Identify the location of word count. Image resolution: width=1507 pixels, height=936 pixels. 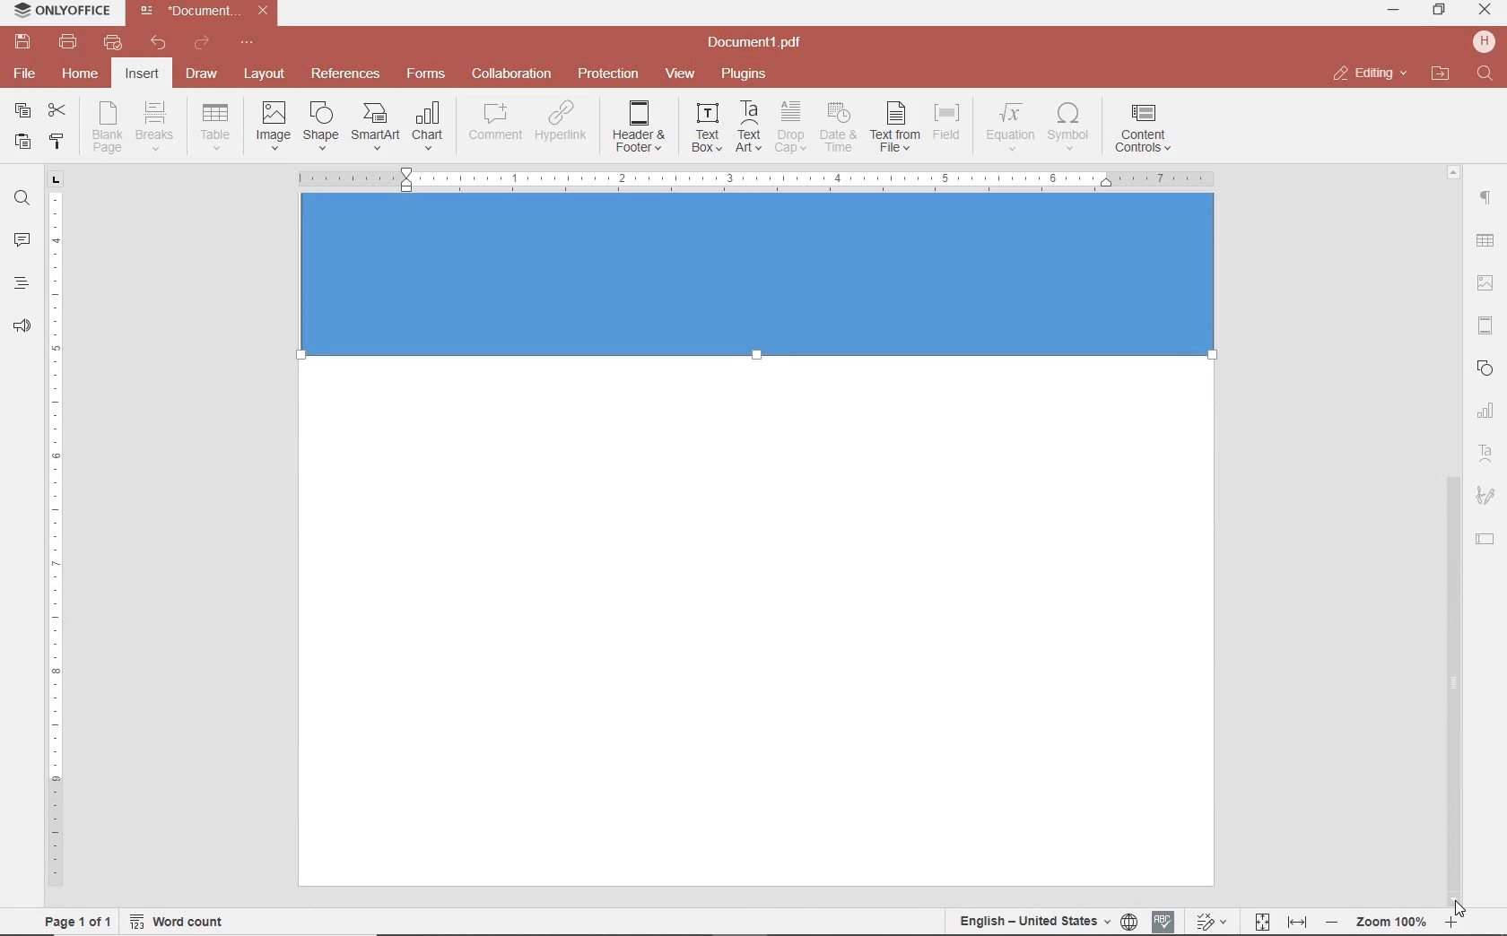
(183, 922).